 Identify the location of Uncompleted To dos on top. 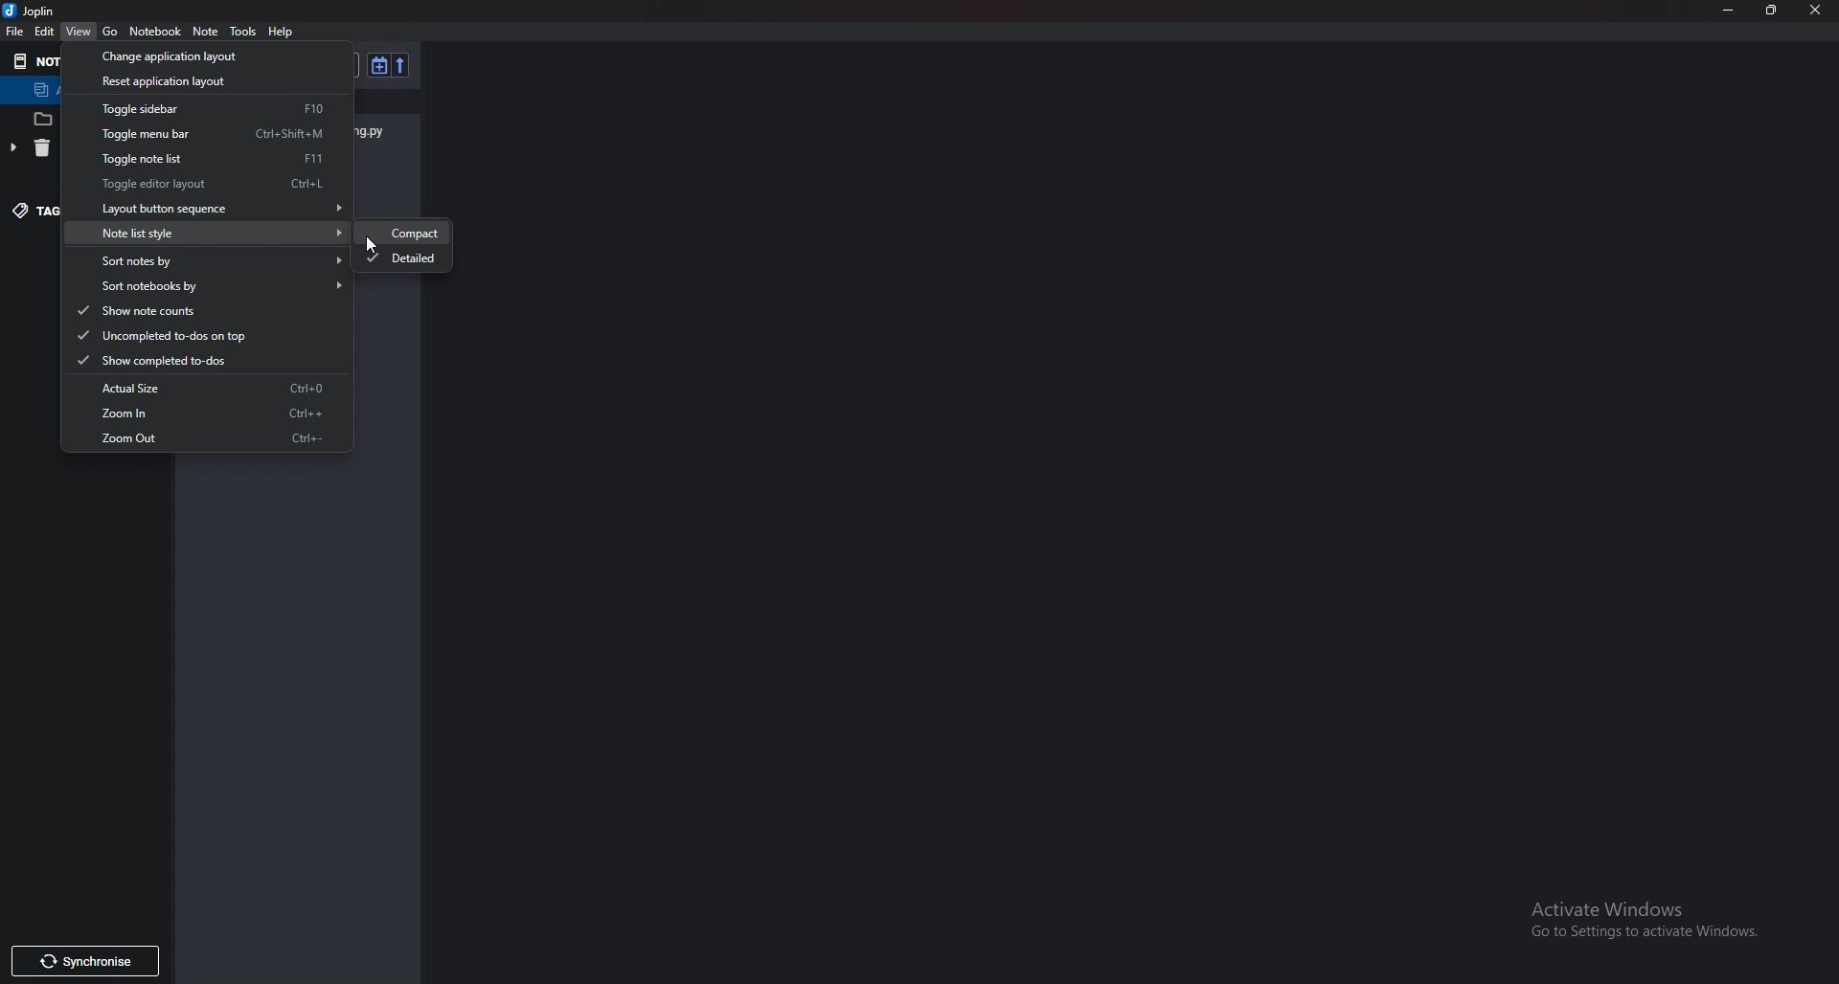
(201, 335).